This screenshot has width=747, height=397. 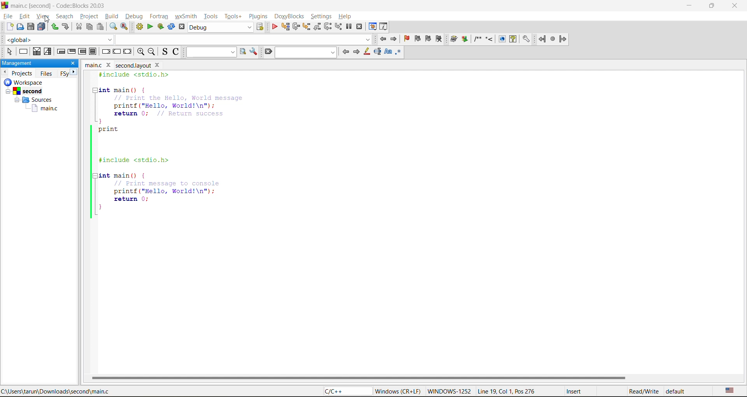 I want to click on block instruction, so click(x=91, y=51).